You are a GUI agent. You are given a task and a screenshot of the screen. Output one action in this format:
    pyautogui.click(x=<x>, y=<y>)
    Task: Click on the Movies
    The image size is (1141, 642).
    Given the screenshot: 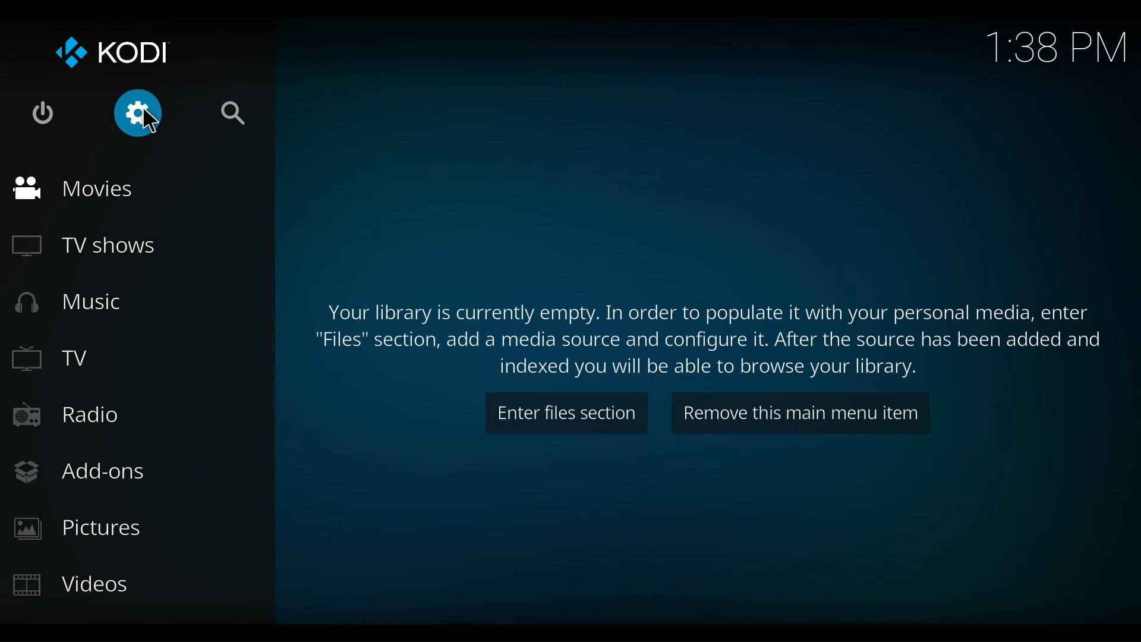 What is the action you would take?
    pyautogui.click(x=77, y=189)
    